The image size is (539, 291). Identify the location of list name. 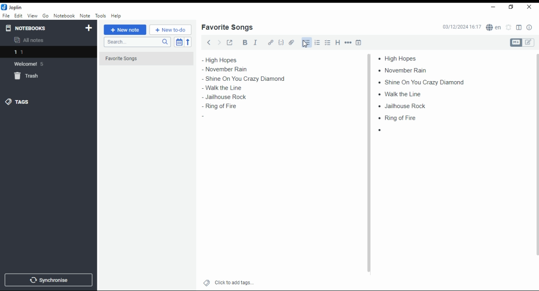
(227, 28).